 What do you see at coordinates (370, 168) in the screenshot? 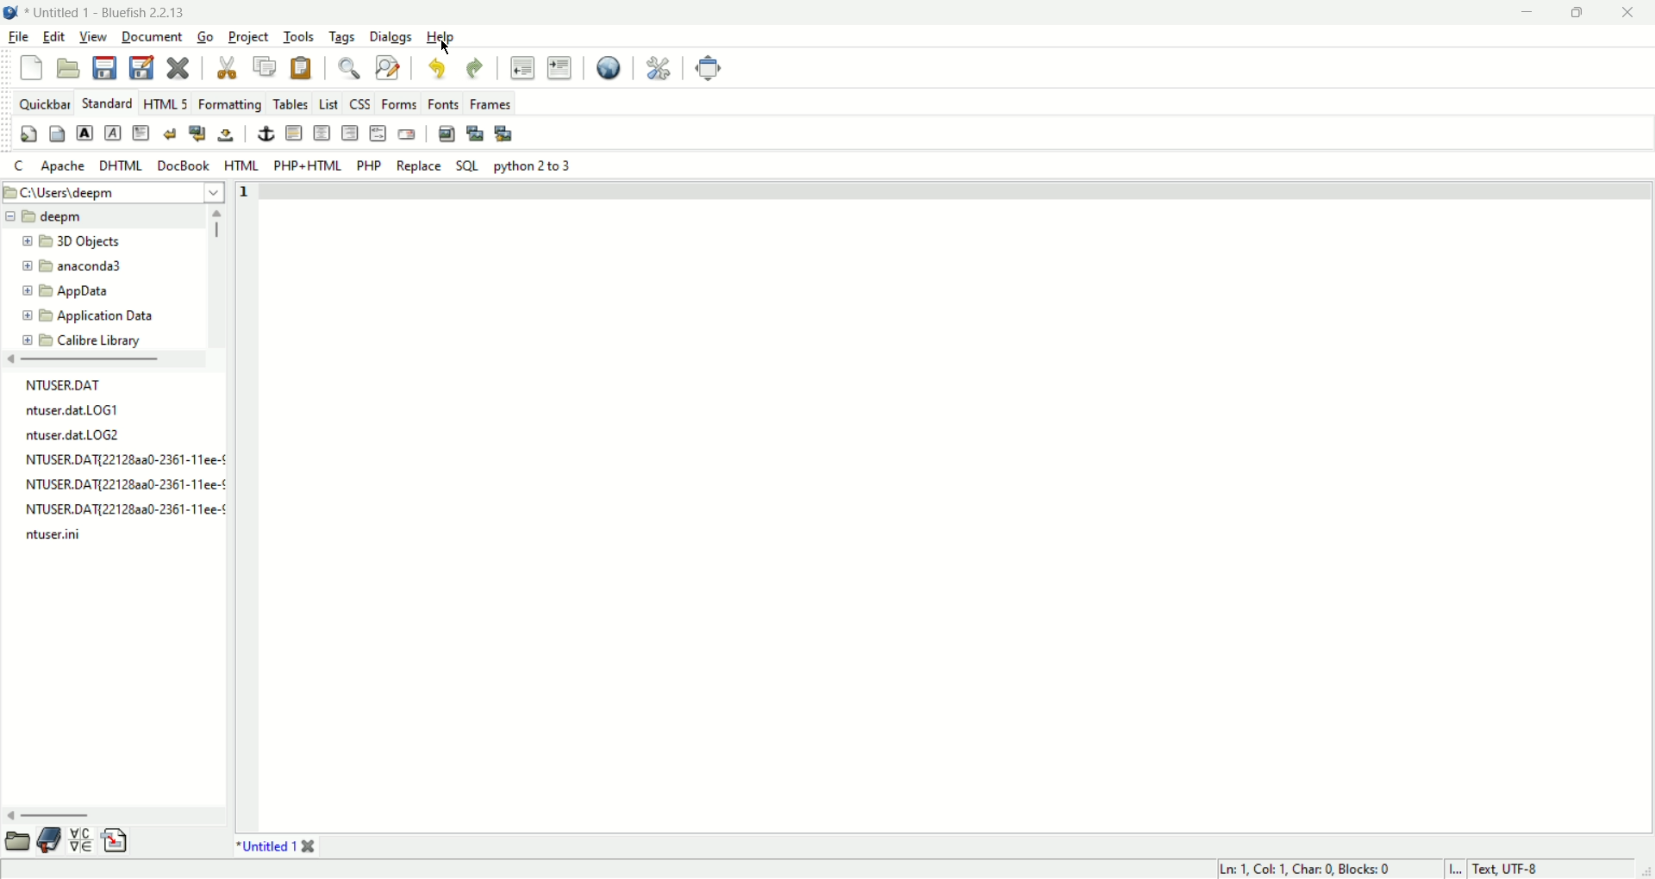
I see `PHP` at bounding box center [370, 168].